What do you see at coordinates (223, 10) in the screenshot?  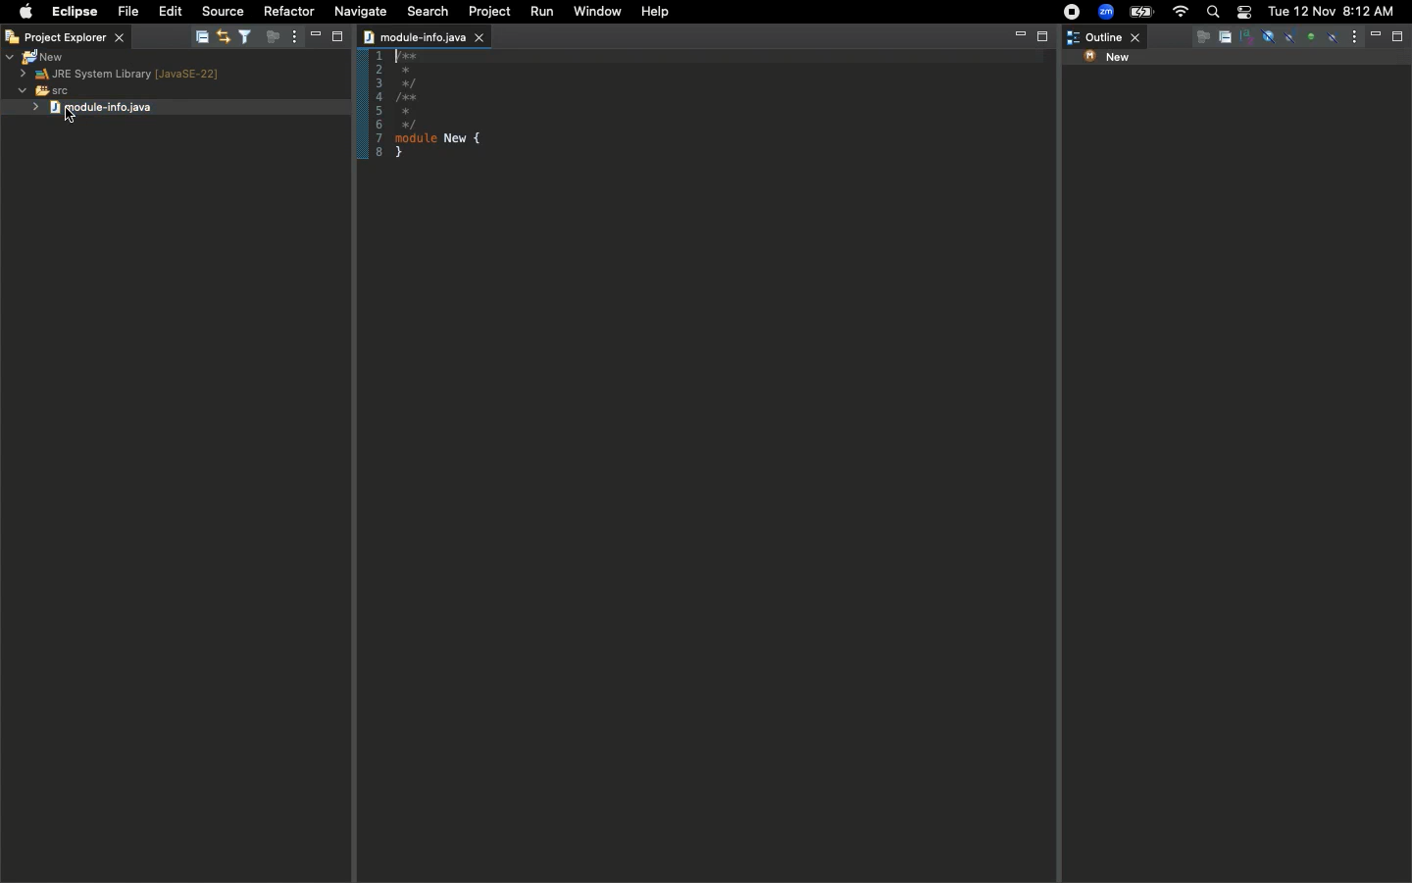 I see `Source` at bounding box center [223, 10].